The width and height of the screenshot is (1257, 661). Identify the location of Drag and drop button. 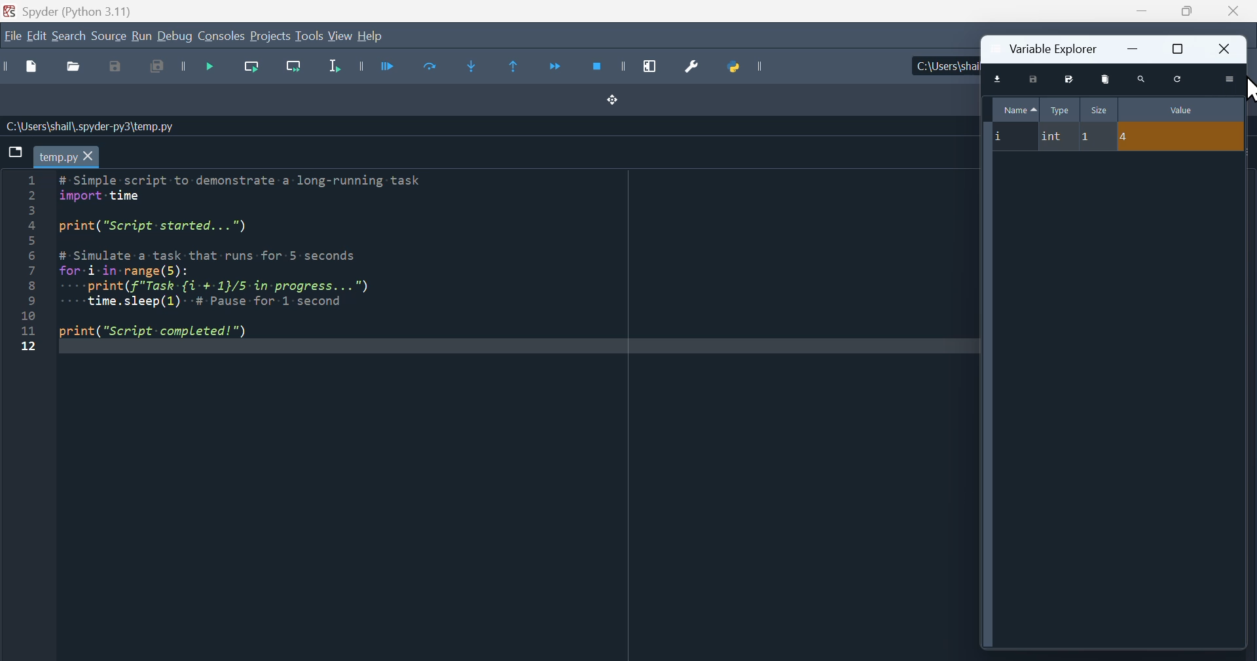
(614, 101).